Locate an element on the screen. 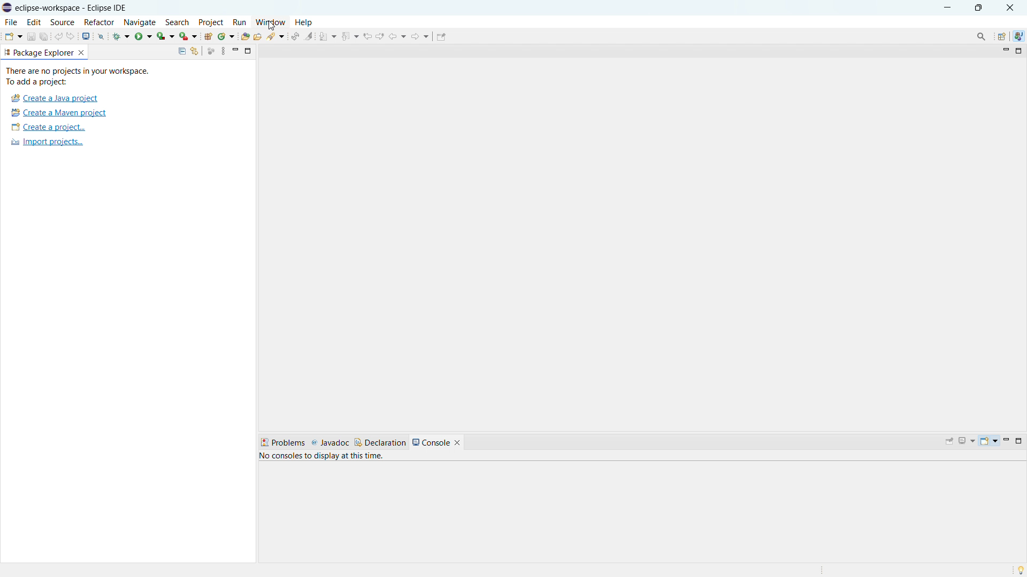 This screenshot has width=1027, height=577. open task is located at coordinates (258, 35).